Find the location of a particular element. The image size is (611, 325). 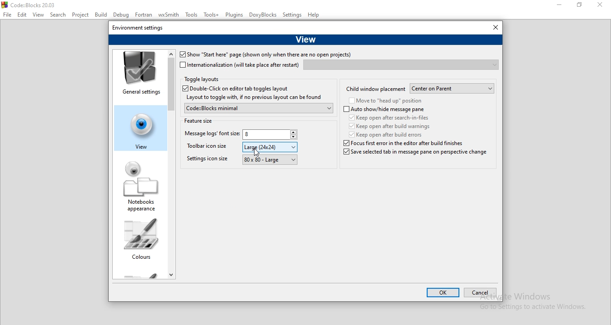

8 is located at coordinates (271, 135).